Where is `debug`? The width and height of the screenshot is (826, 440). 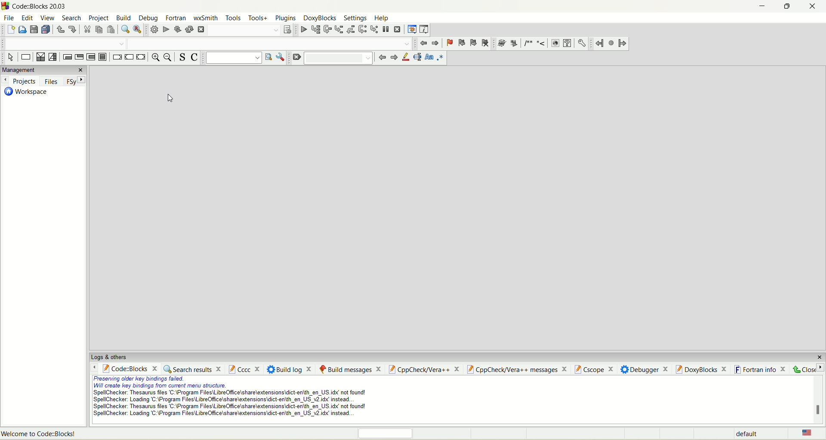
debug is located at coordinates (147, 18).